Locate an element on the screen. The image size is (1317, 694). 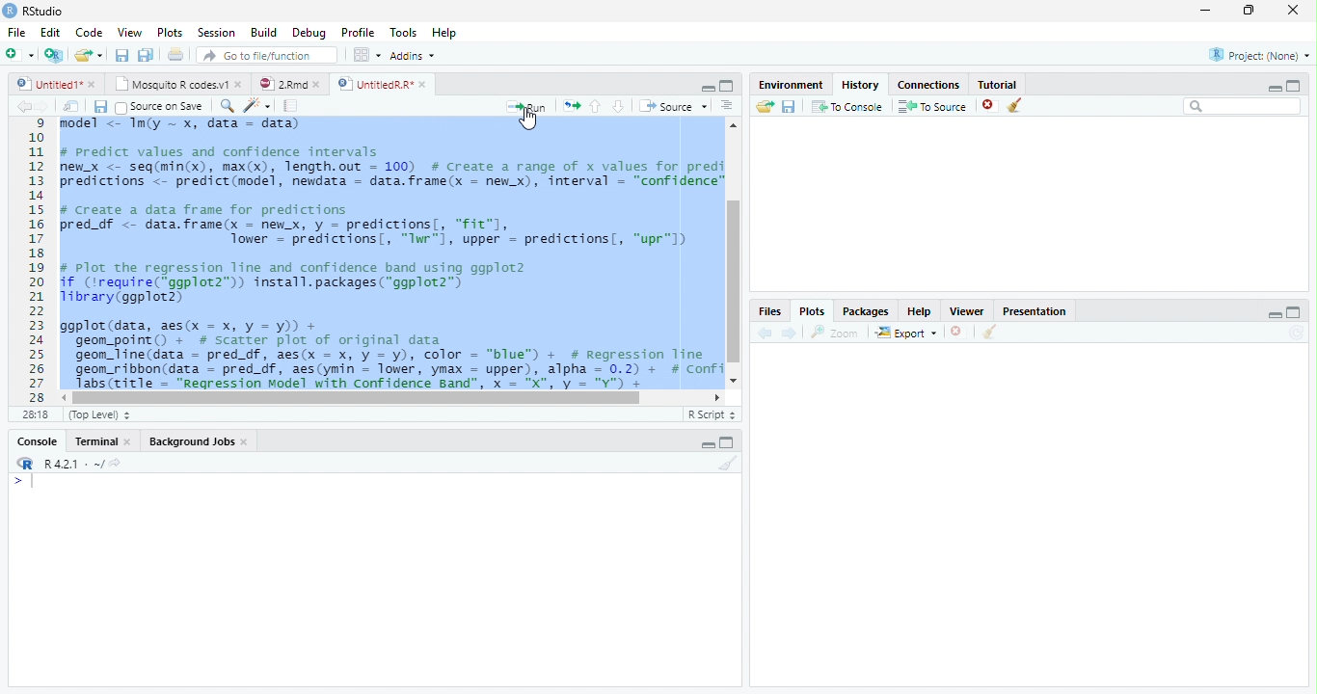
Move pages is located at coordinates (569, 105).